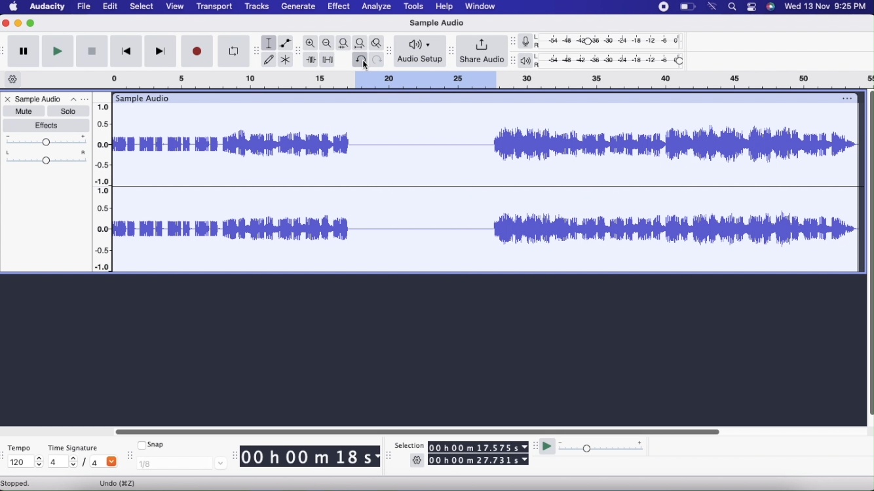 Image resolution: width=874 pixels, height=491 pixels. What do you see at coordinates (770, 7) in the screenshot?
I see `icon` at bounding box center [770, 7].